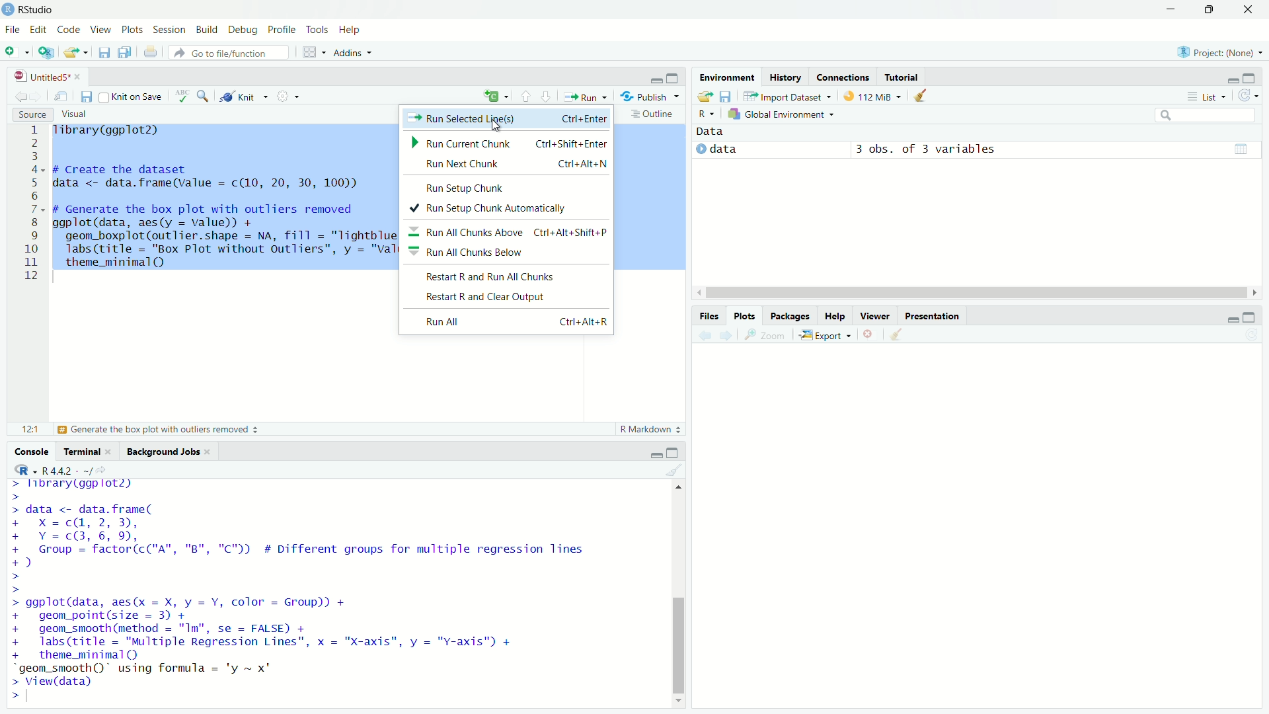 The height and width of the screenshot is (714, 1269). Describe the element at coordinates (15, 54) in the screenshot. I see `add` at that location.